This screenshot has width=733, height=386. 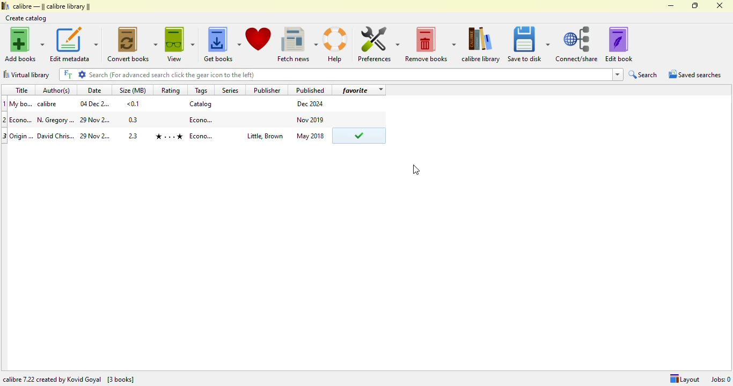 I want to click on title, so click(x=21, y=90).